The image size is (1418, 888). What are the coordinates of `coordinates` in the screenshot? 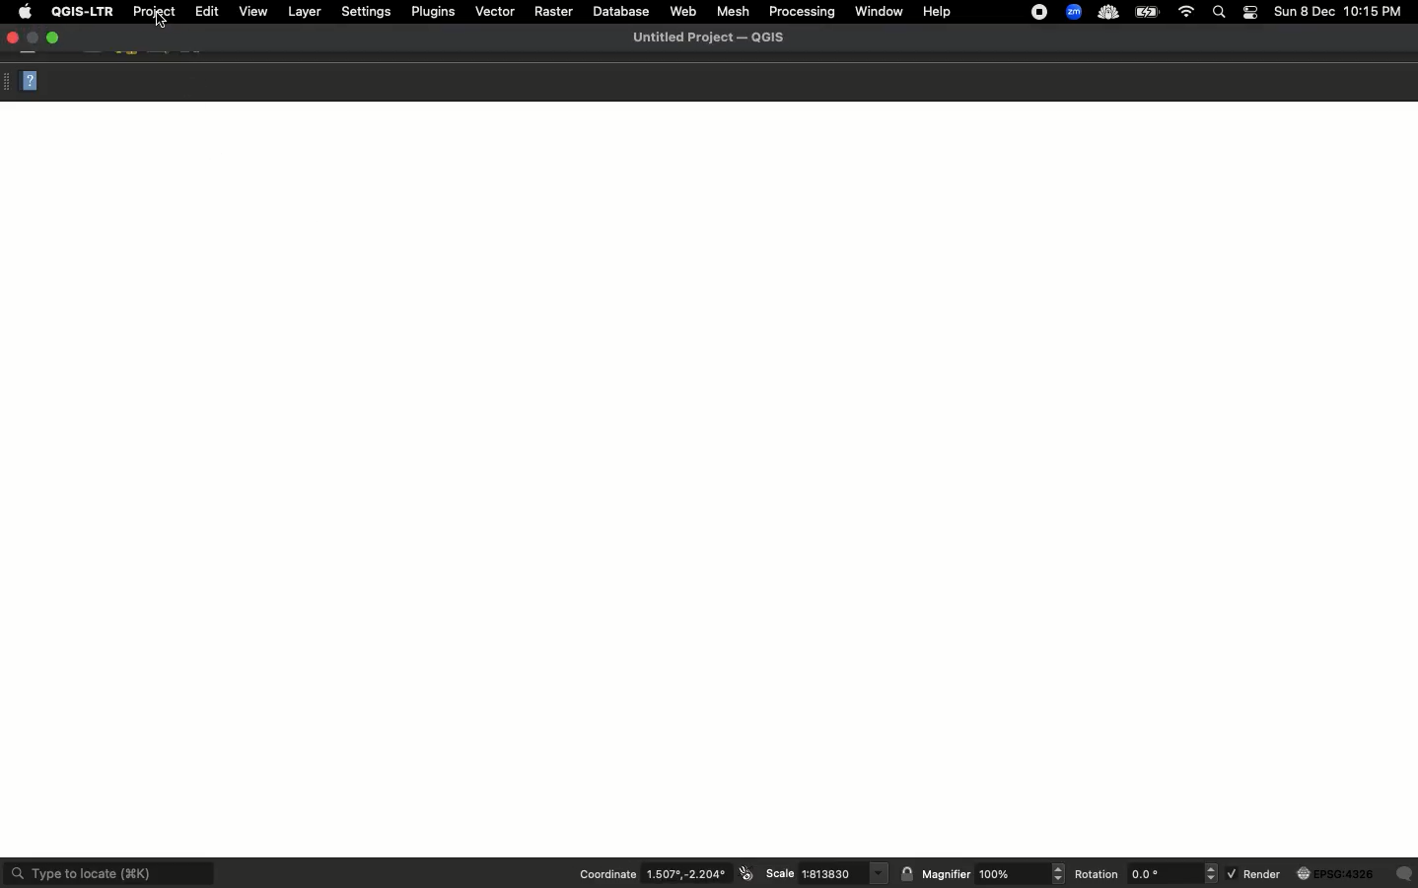 It's located at (685, 875).